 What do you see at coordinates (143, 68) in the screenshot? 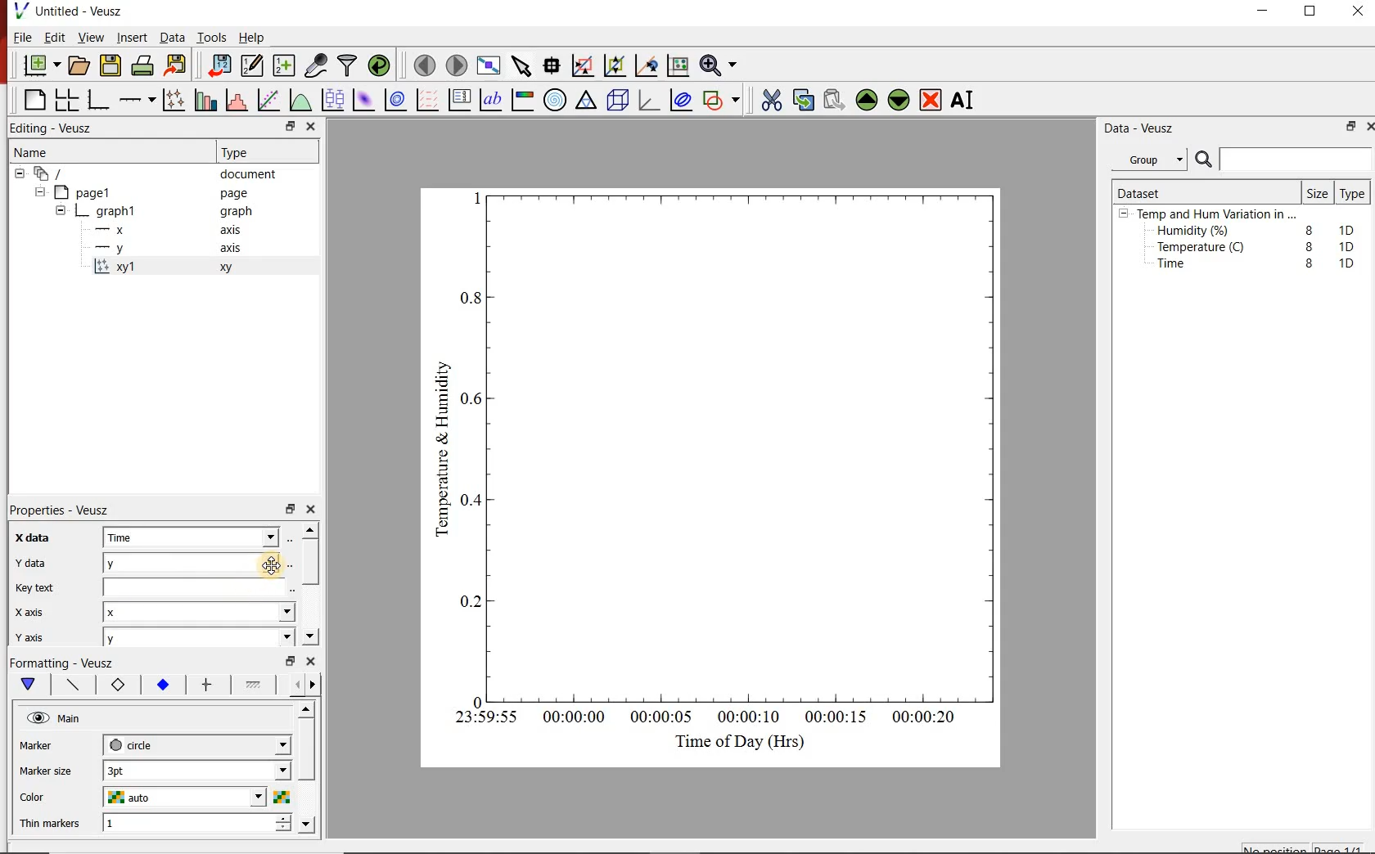
I see `print the document` at bounding box center [143, 68].